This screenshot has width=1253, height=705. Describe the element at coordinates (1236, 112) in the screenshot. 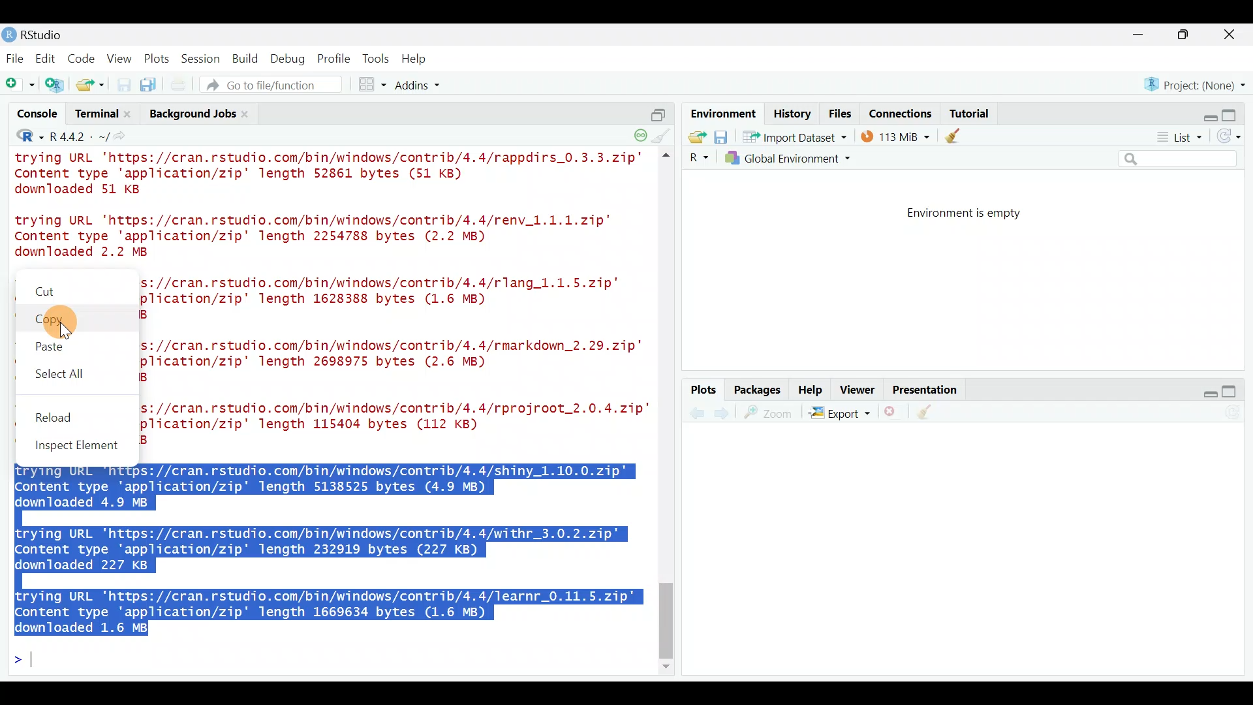

I see `Maximize` at that location.